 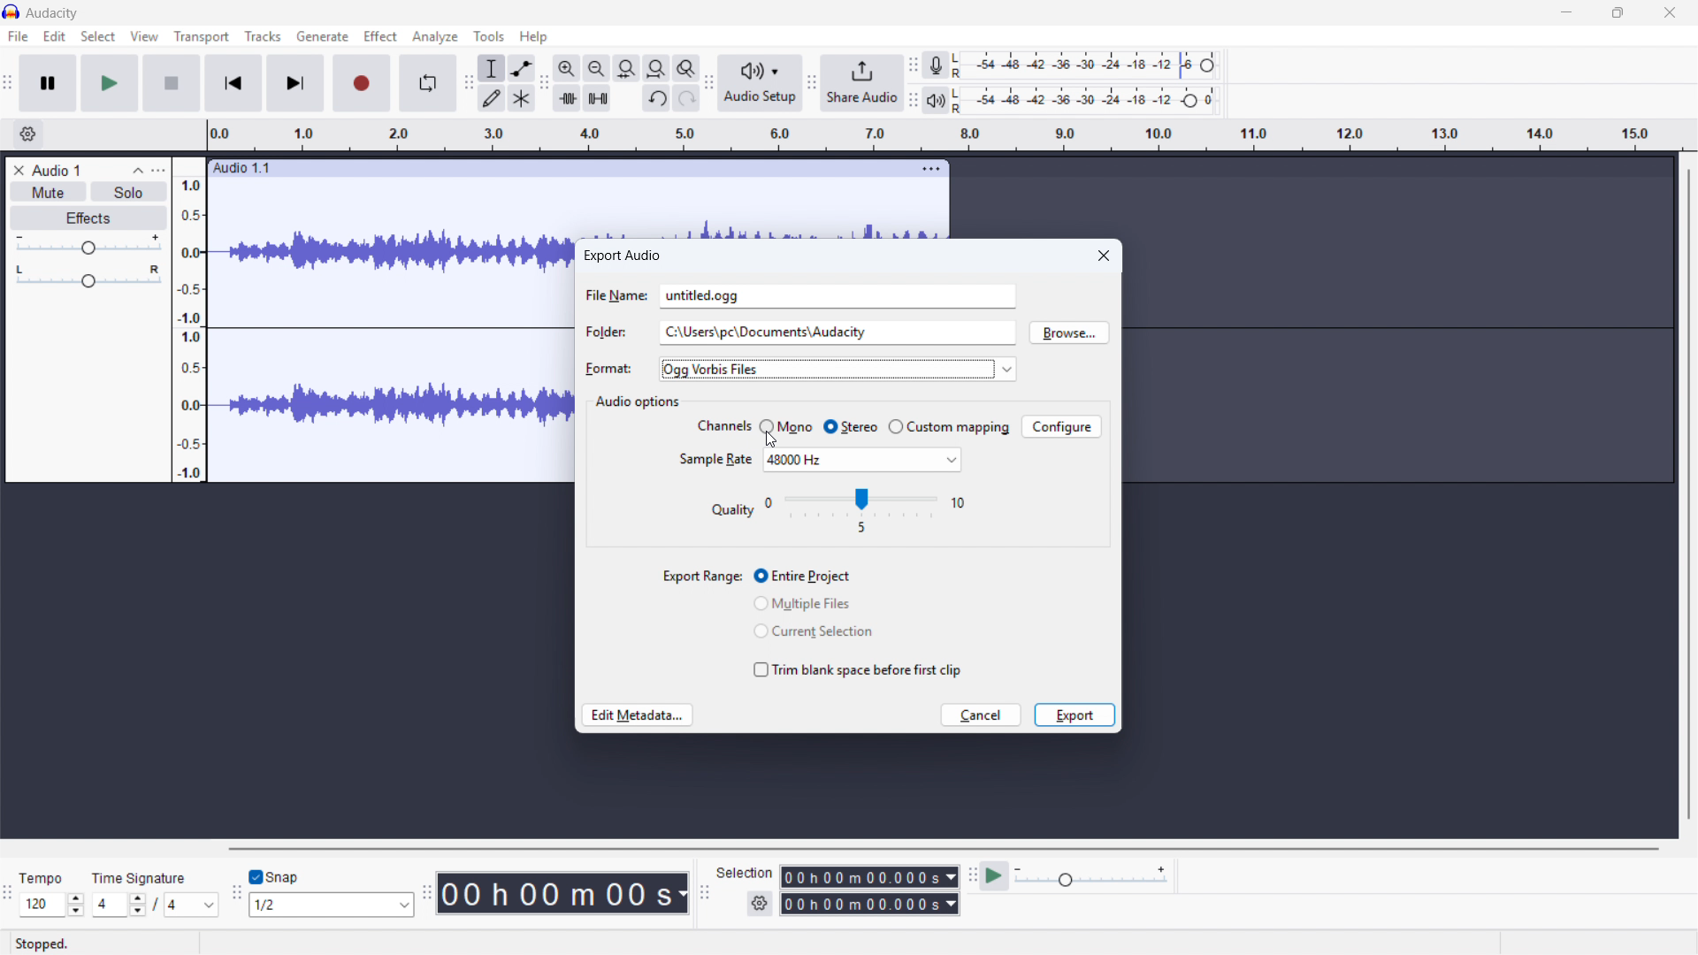 What do you see at coordinates (566, 98) in the screenshot?
I see `Trim audio outside selection ` at bounding box center [566, 98].